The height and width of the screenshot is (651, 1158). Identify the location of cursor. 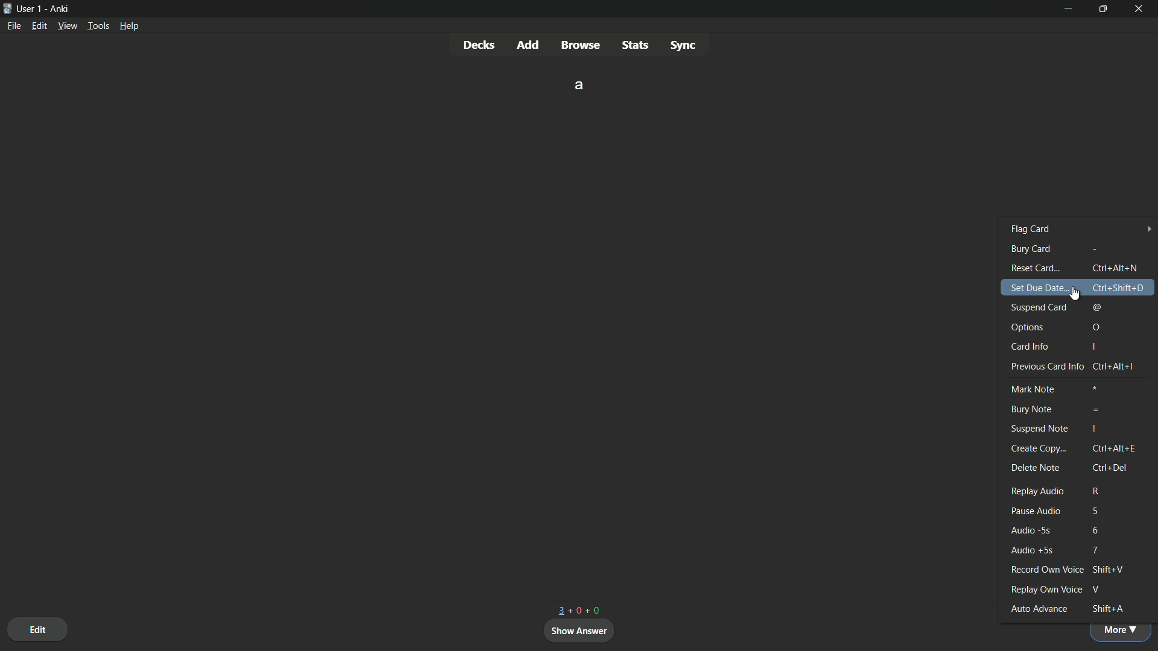
(1075, 293).